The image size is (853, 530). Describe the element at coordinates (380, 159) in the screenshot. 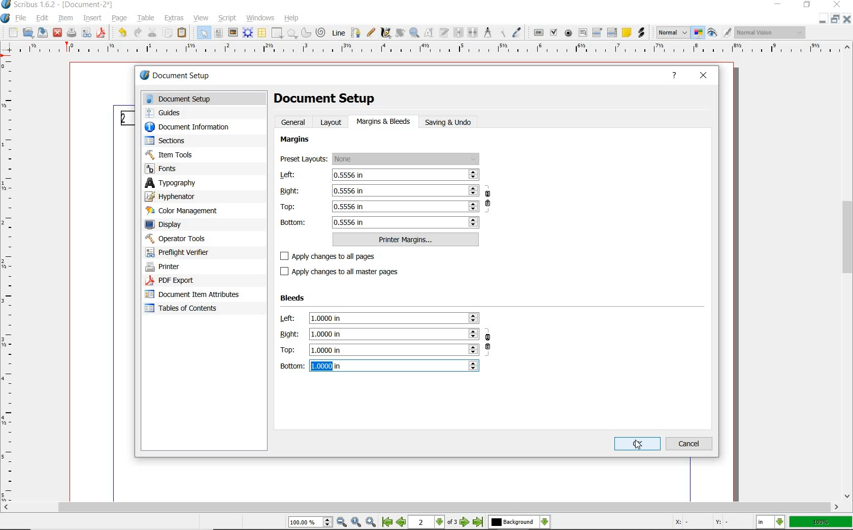

I see `preset layouts` at that location.